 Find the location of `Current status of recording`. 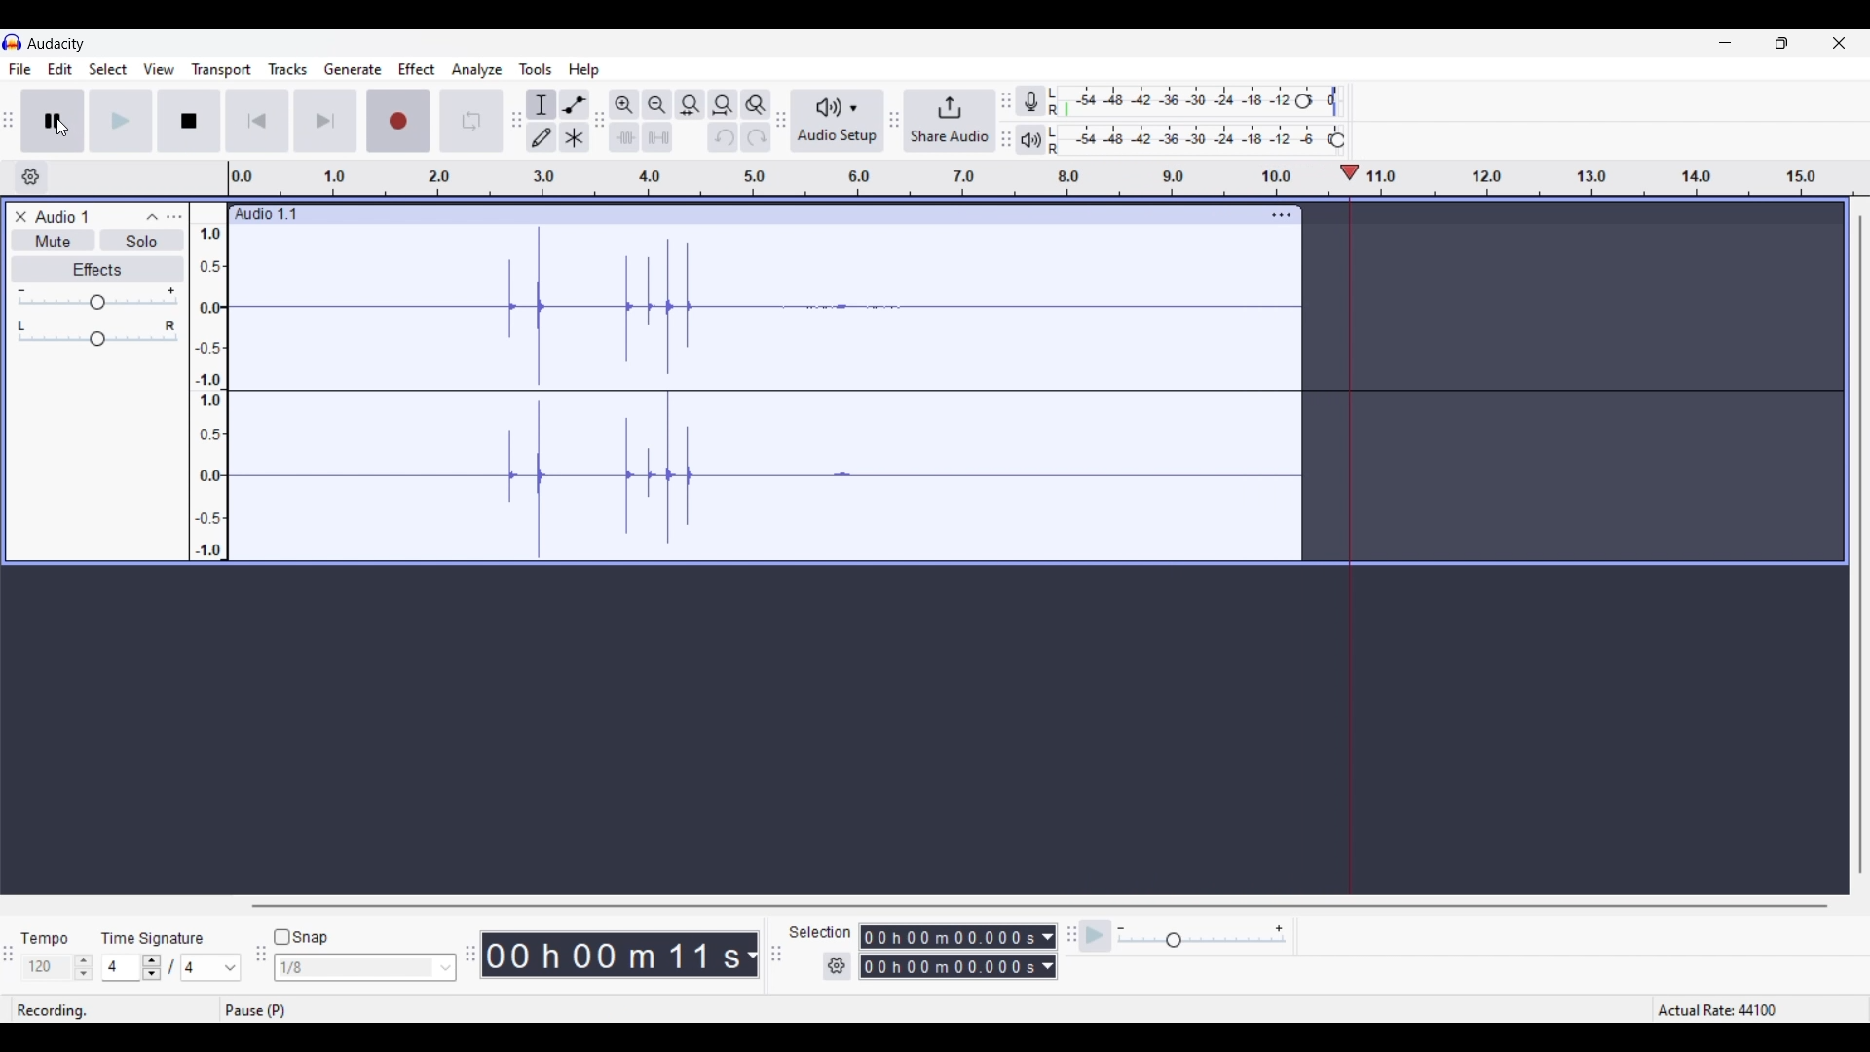

Current status of recording is located at coordinates (54, 1010).